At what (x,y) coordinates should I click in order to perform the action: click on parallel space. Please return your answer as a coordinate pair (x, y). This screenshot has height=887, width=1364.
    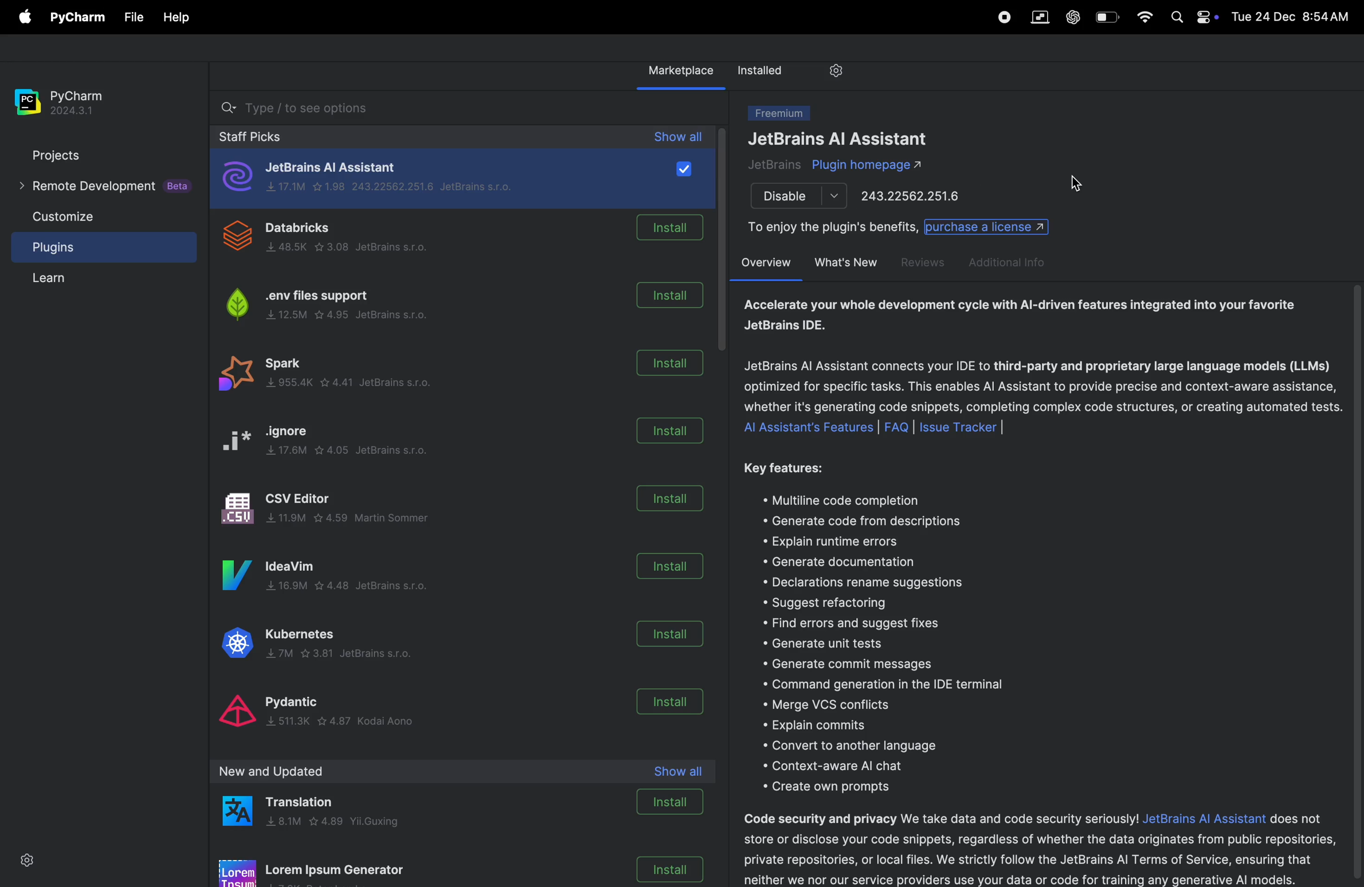
    Looking at the image, I should click on (1037, 16).